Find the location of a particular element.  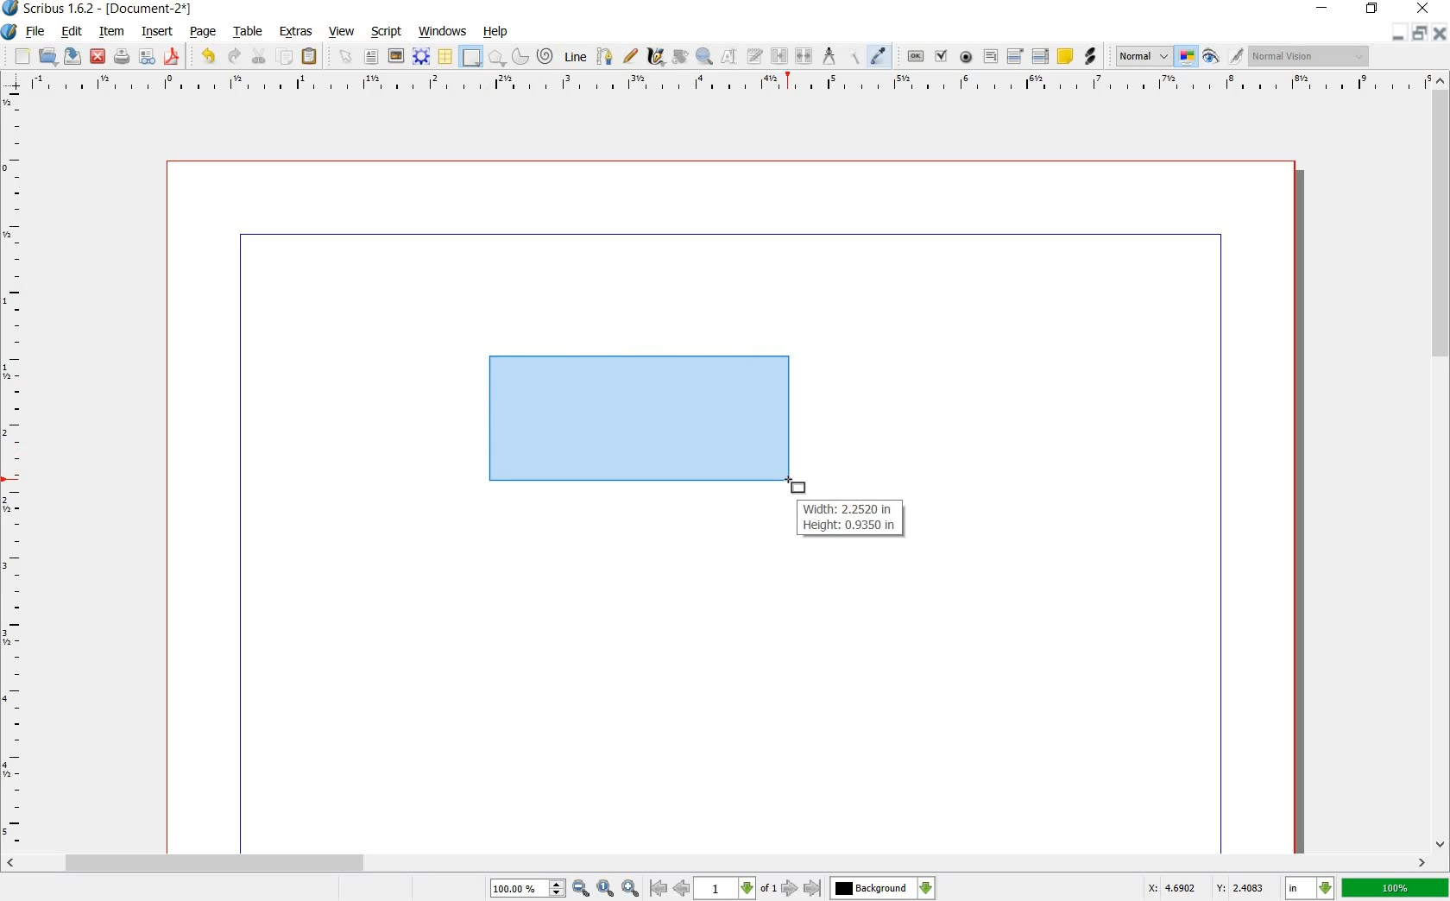

TEXT FRAME is located at coordinates (372, 57).